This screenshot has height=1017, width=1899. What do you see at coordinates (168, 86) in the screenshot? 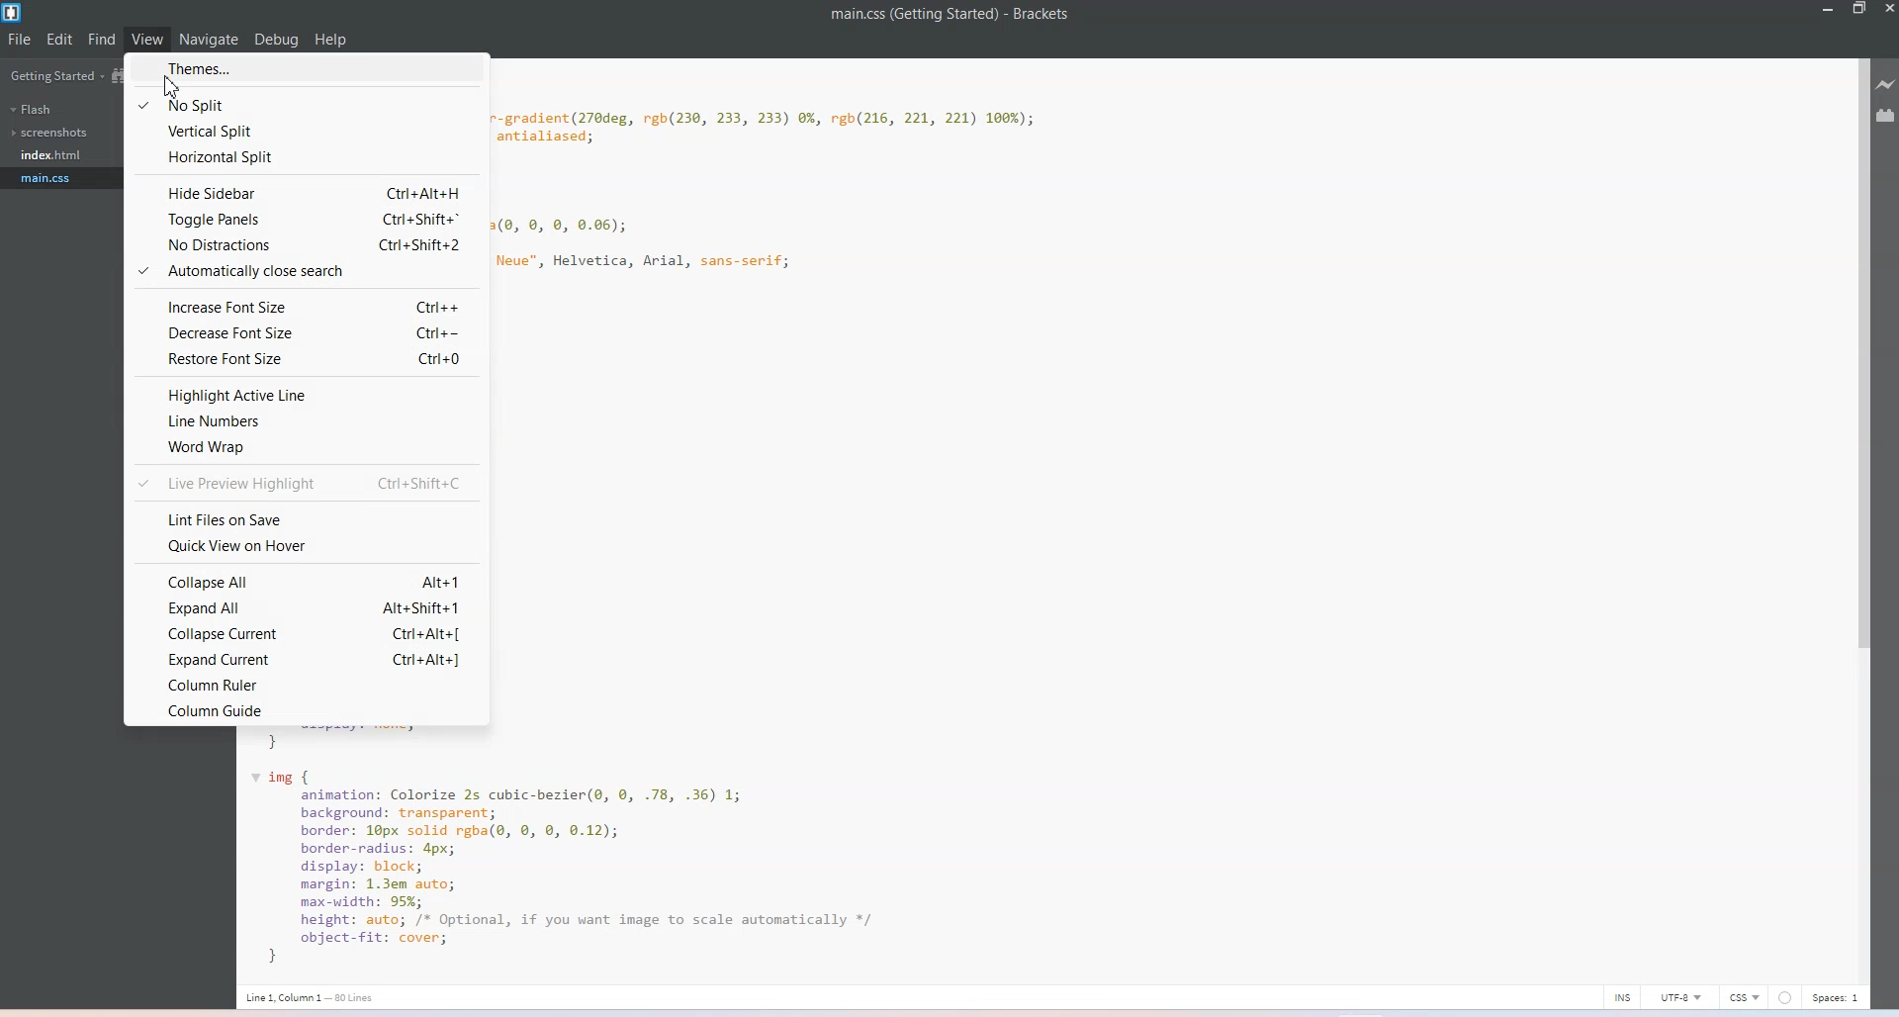
I see `cursor` at bounding box center [168, 86].